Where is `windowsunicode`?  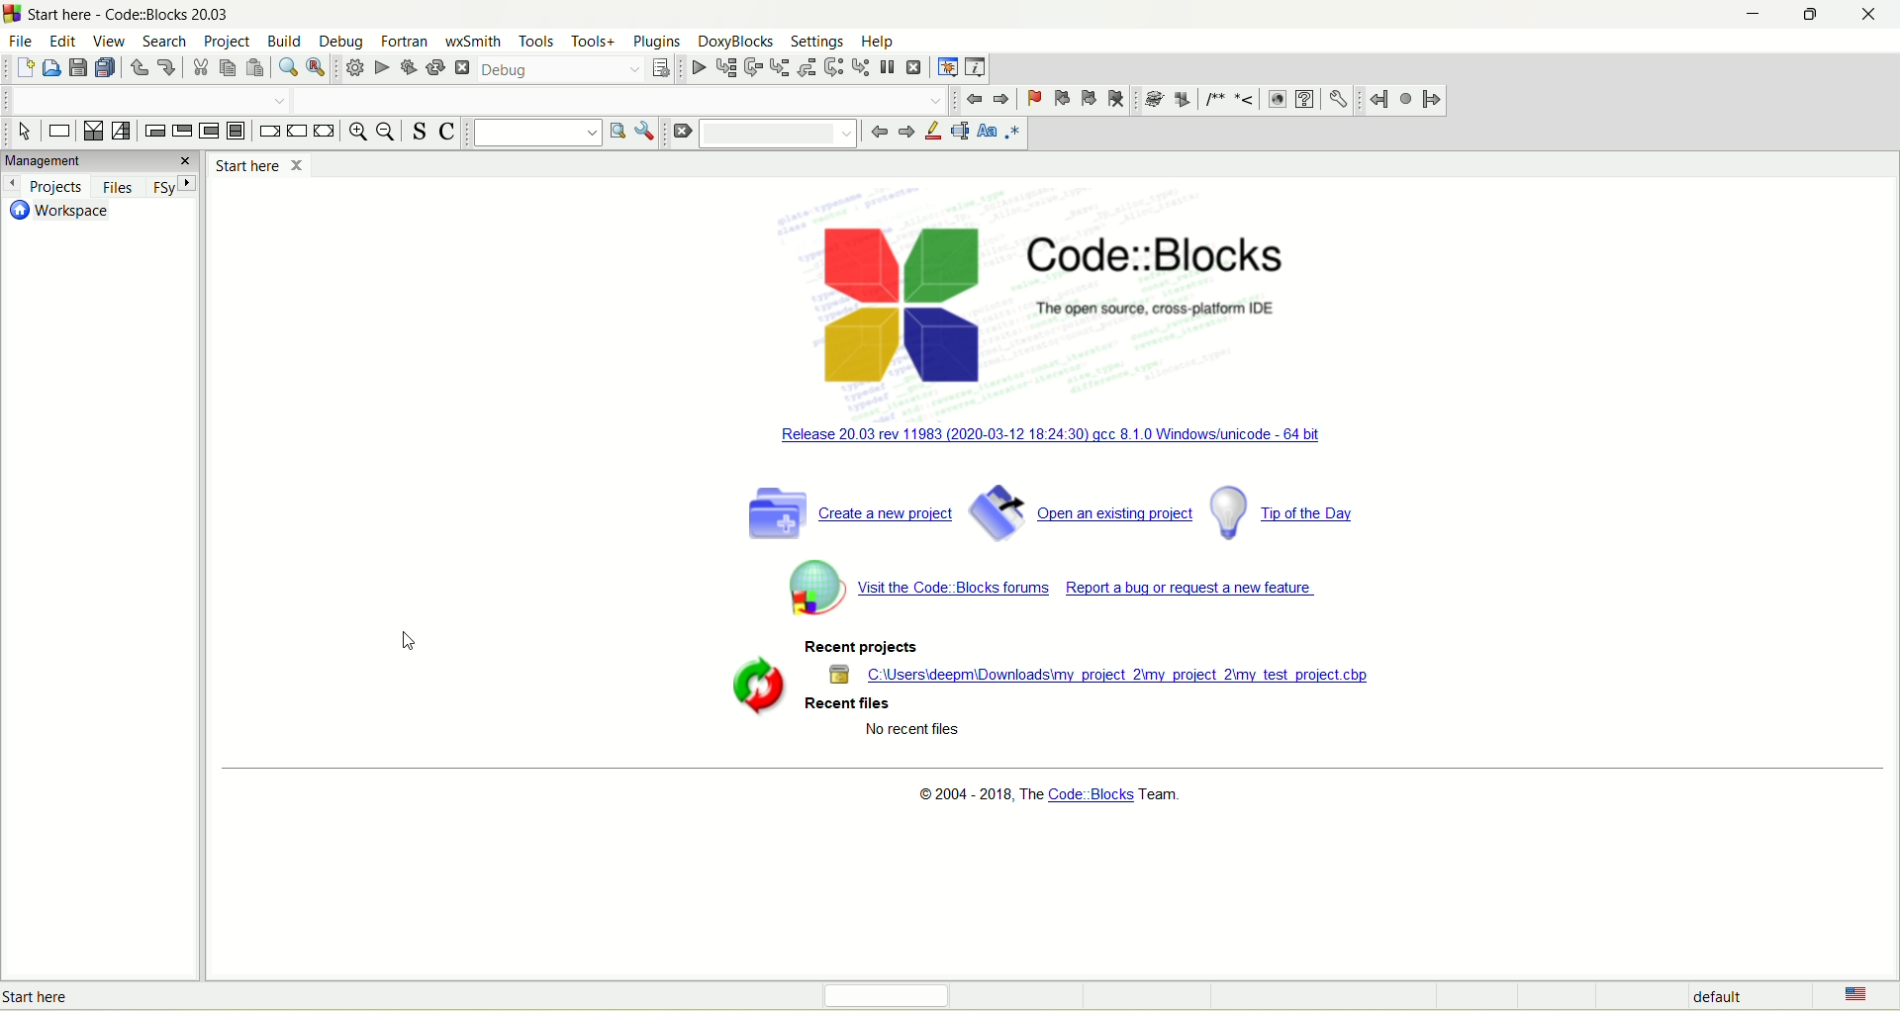
windowsunicode is located at coordinates (1083, 439).